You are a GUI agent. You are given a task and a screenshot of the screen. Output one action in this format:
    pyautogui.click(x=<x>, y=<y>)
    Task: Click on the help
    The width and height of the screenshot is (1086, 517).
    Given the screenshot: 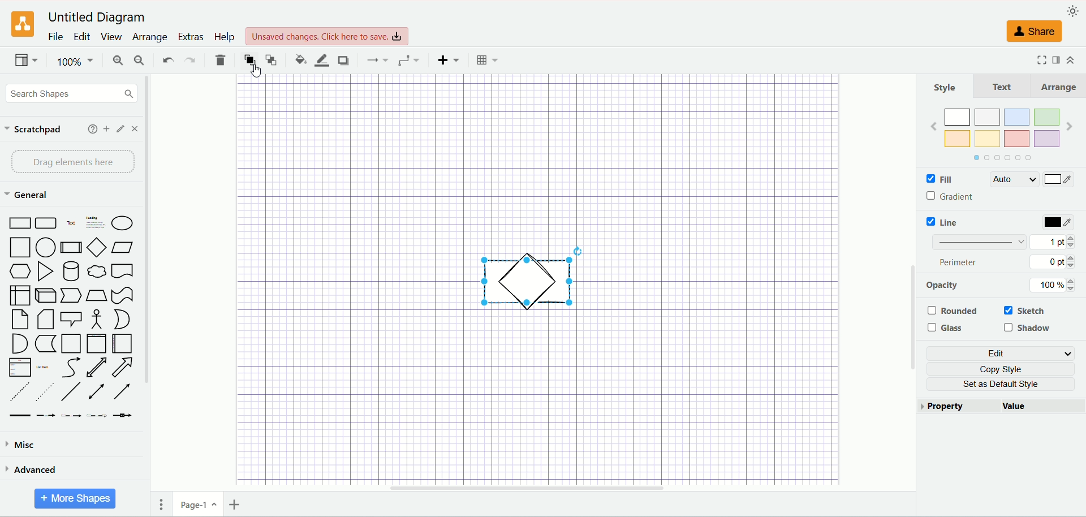 What is the action you would take?
    pyautogui.click(x=226, y=37)
    